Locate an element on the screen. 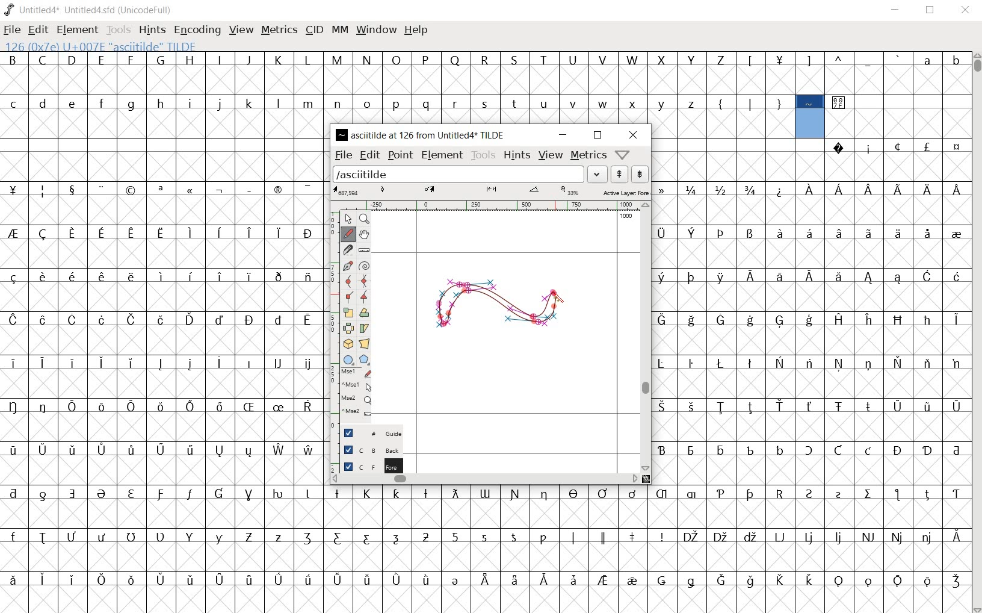 Image resolution: width=982 pixels, height=613 pixels. Add a corner point is located at coordinates (348, 296).